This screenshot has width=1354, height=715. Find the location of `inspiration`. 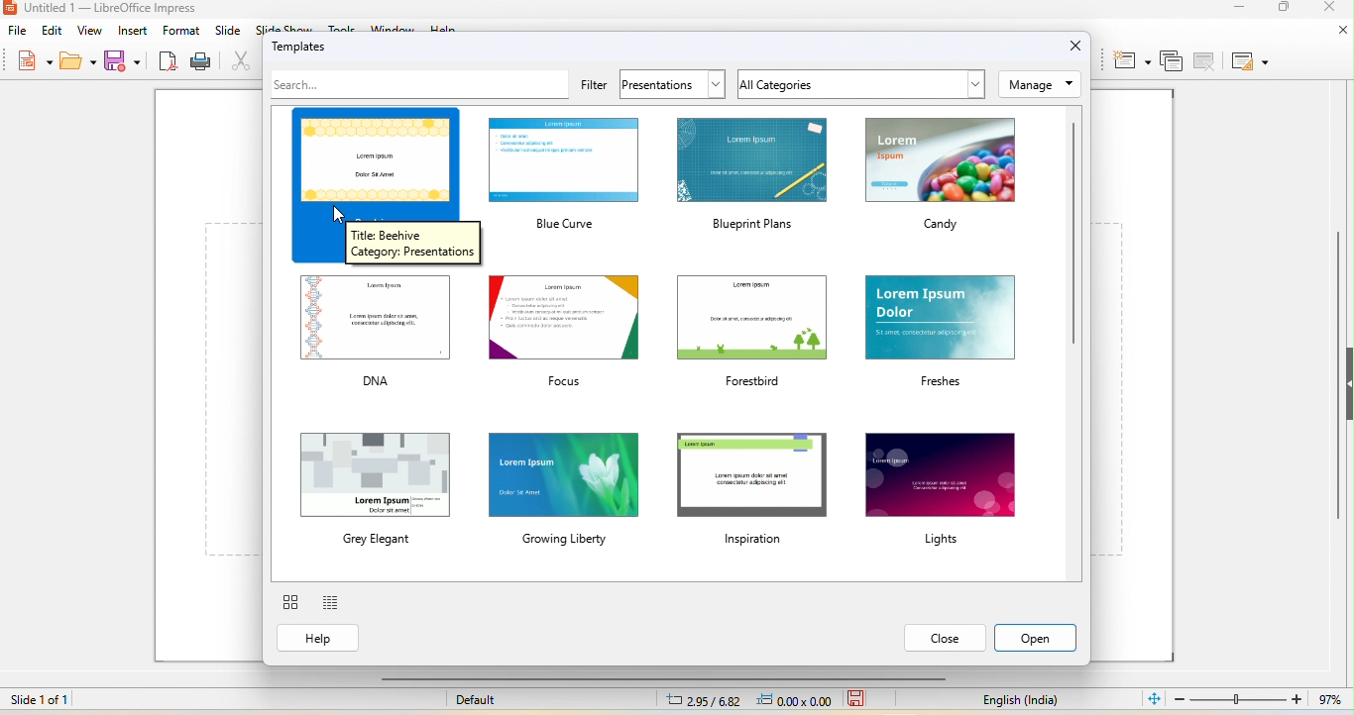

inspiration is located at coordinates (751, 486).